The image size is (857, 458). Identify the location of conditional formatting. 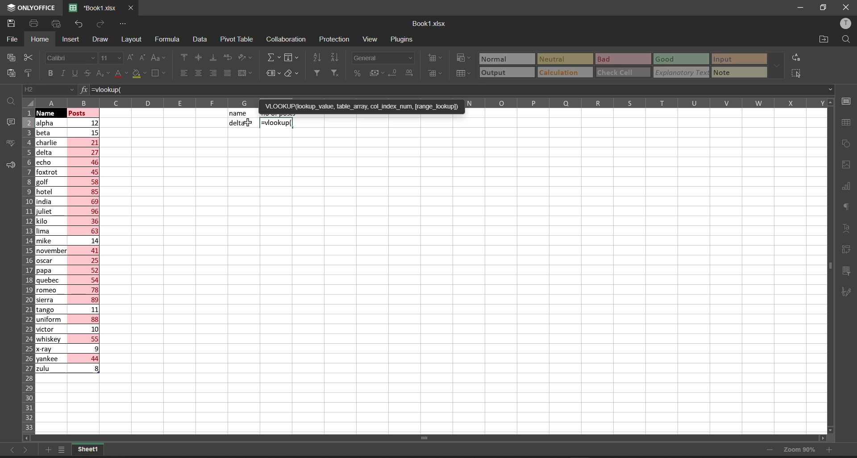
(463, 57).